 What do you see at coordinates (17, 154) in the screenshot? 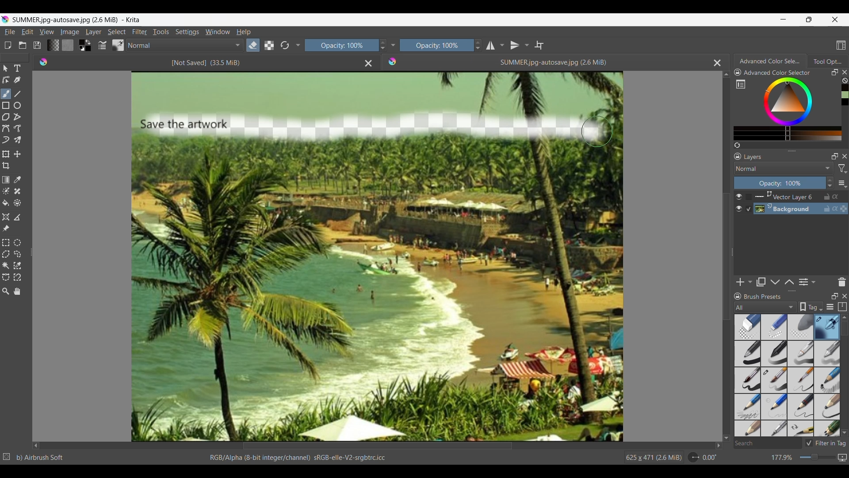
I see `Move a layer` at bounding box center [17, 154].